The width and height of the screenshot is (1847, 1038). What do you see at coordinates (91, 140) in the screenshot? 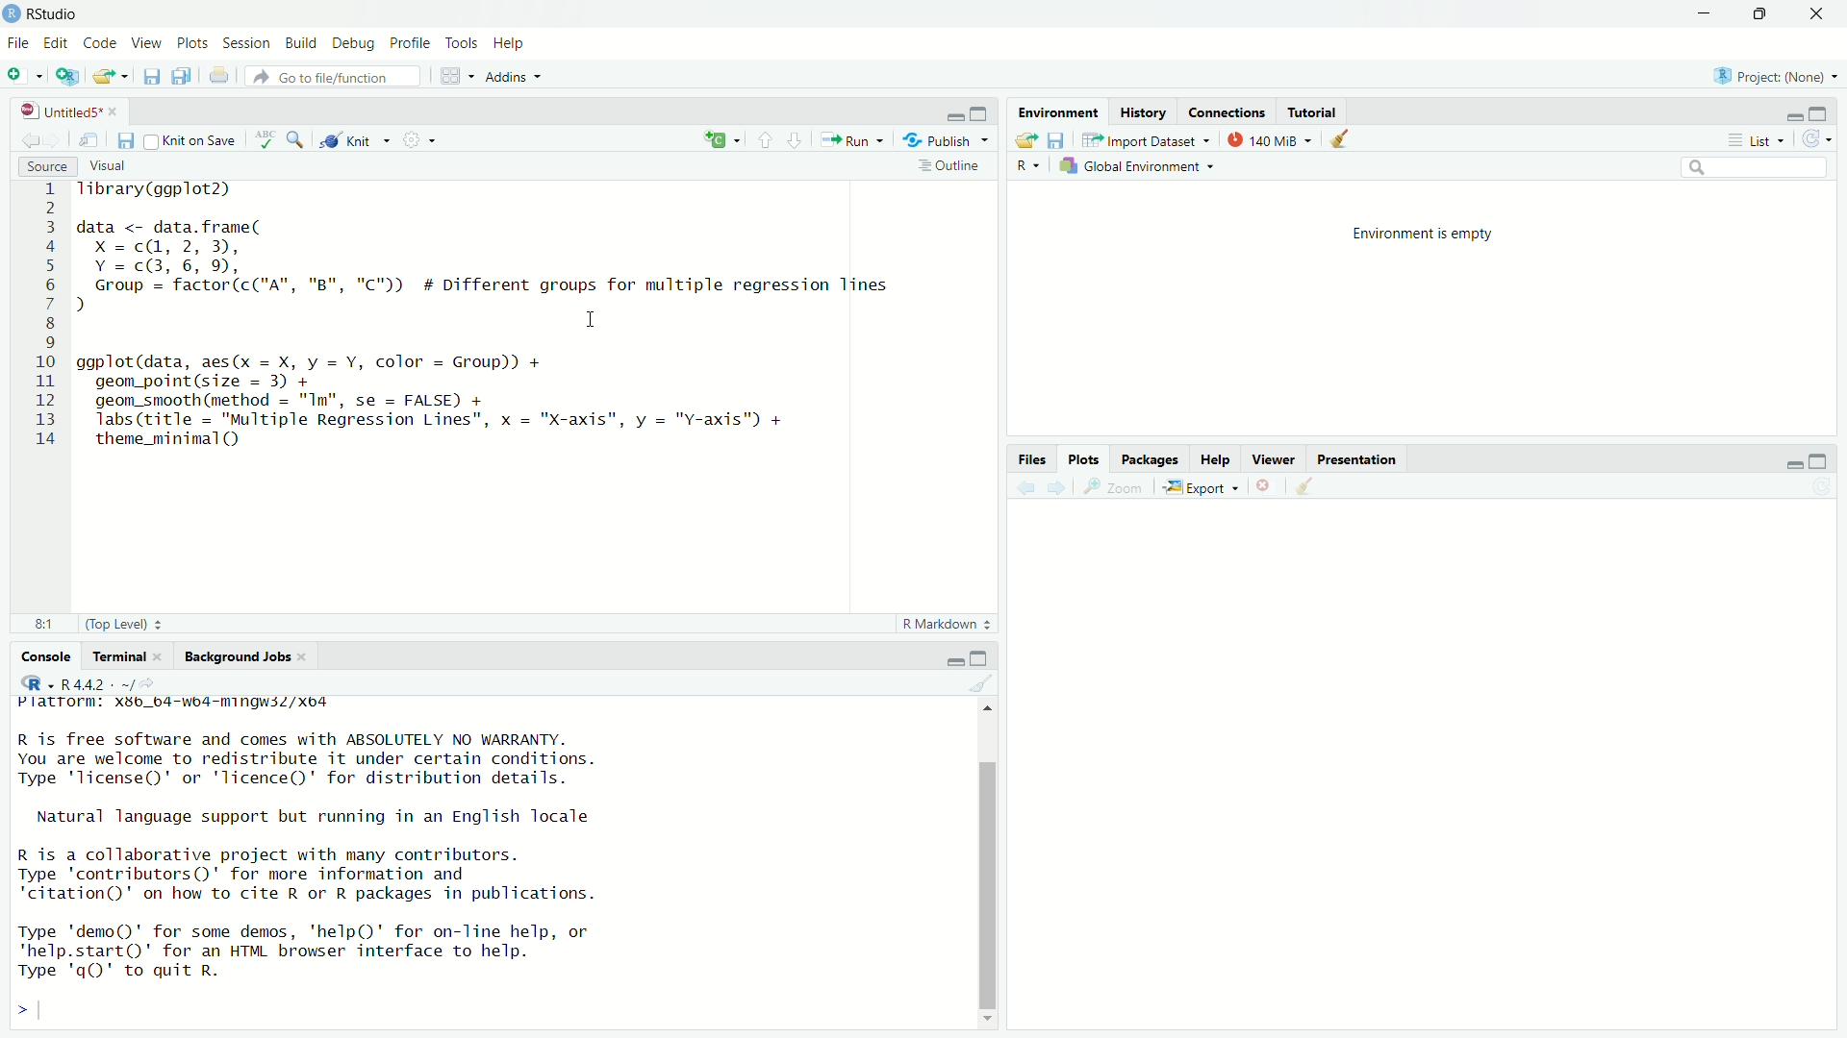
I see `move` at bounding box center [91, 140].